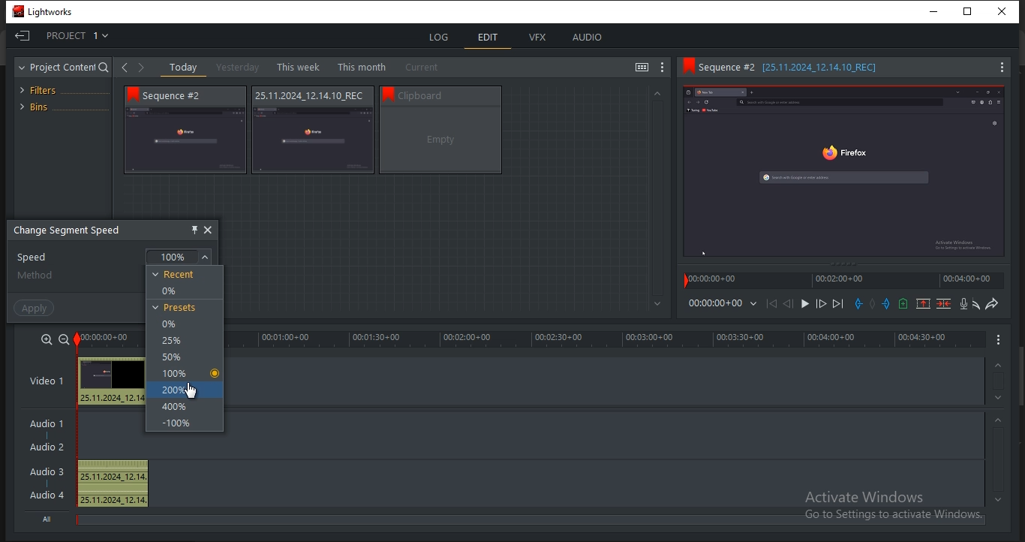 This screenshot has width=1025, height=542. Describe the element at coordinates (71, 230) in the screenshot. I see `change segment speed` at that location.